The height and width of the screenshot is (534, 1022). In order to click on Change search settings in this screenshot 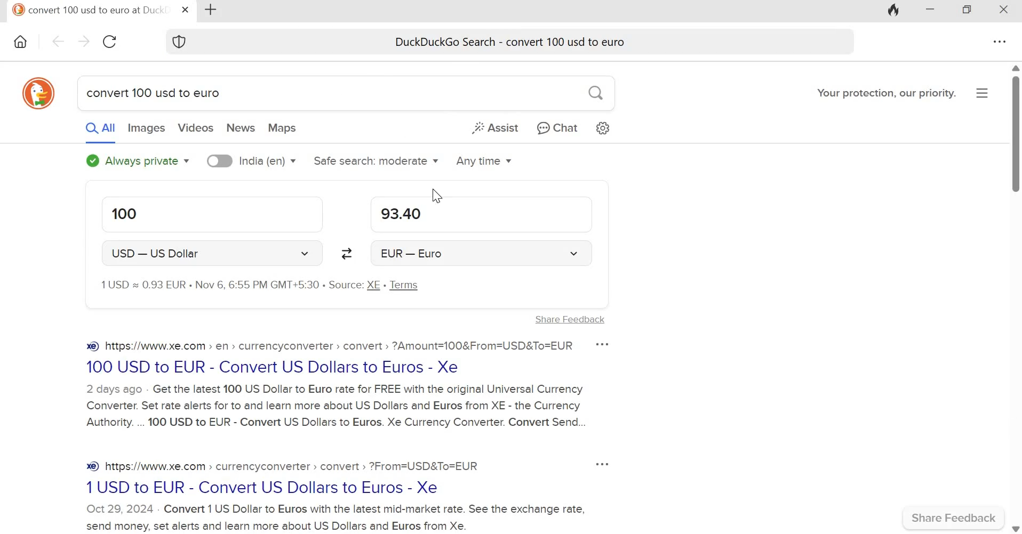, I will do `click(603, 127)`.